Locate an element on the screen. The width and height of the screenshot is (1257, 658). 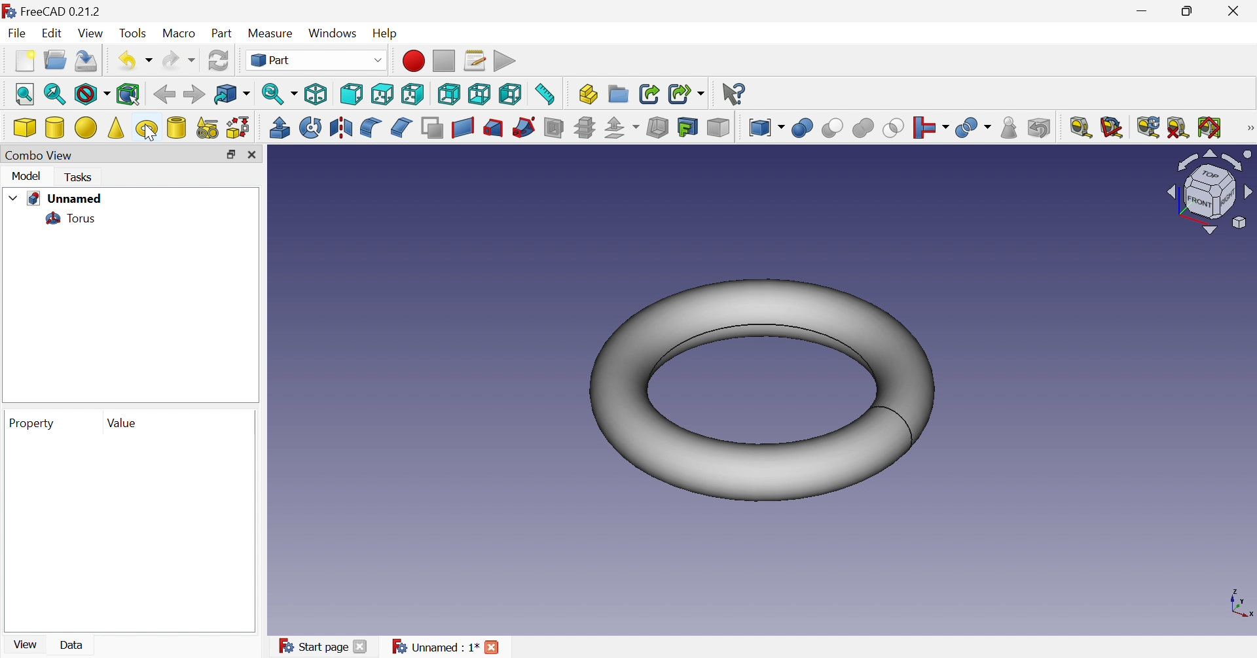
Edit is located at coordinates (51, 33).